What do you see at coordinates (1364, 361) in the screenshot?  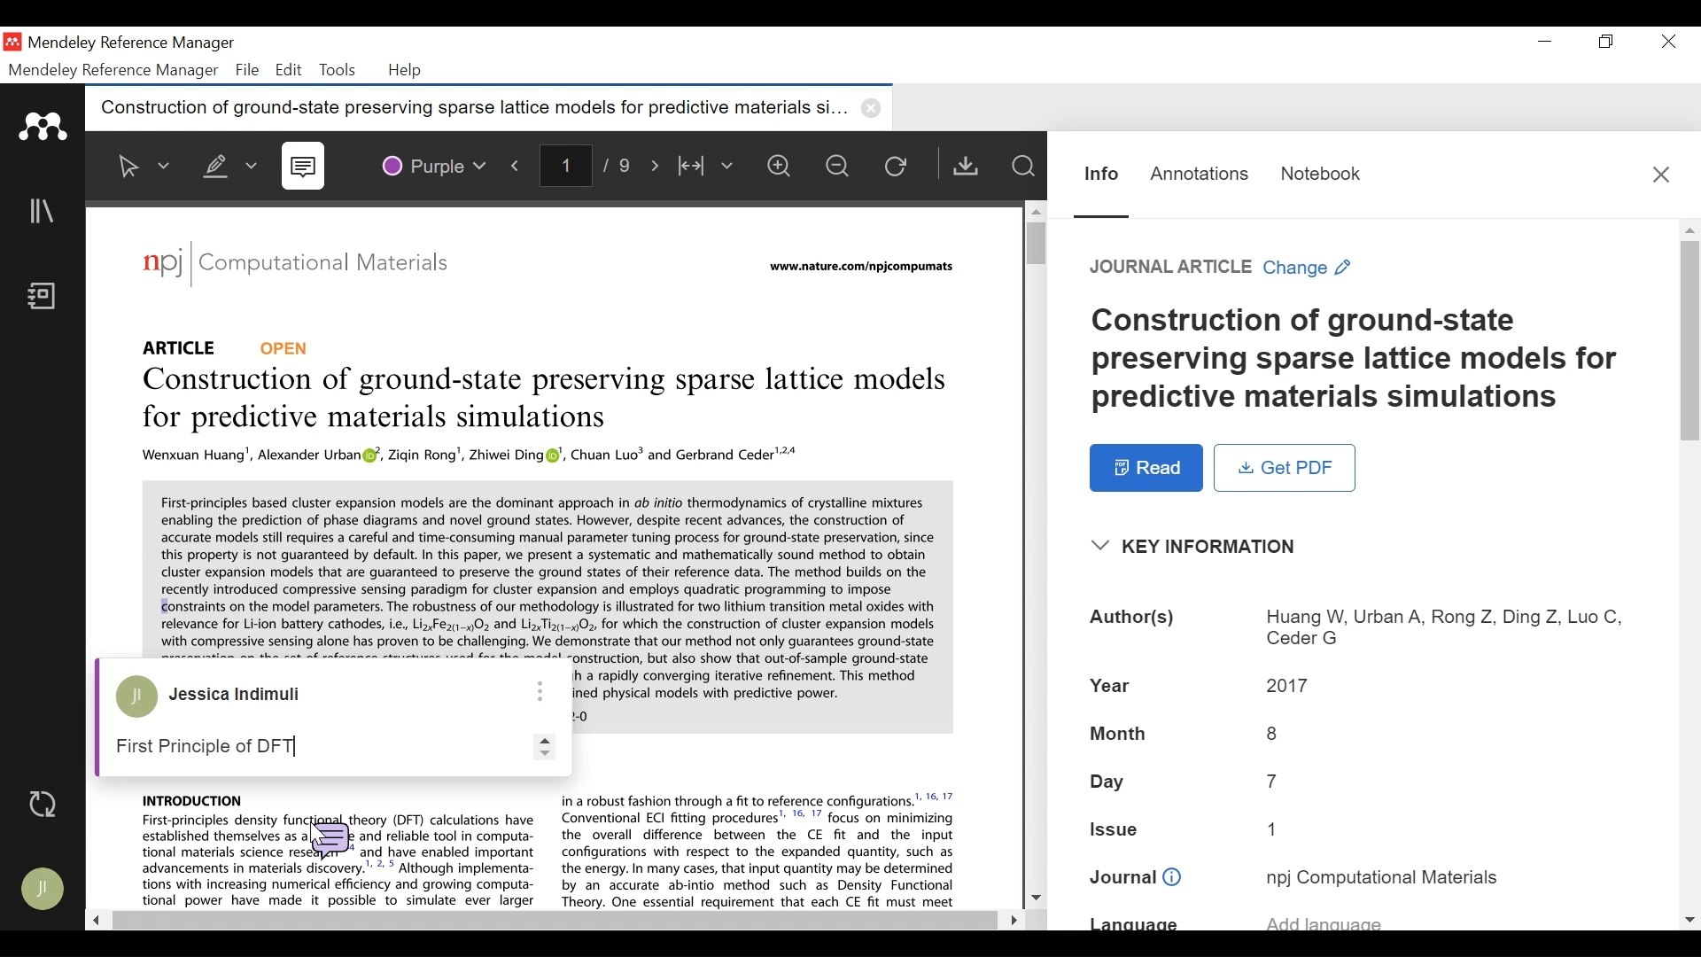 I see `Title: Title: Construction of ground-state preserving sparse lattice models for predictive materials simulations` at bounding box center [1364, 361].